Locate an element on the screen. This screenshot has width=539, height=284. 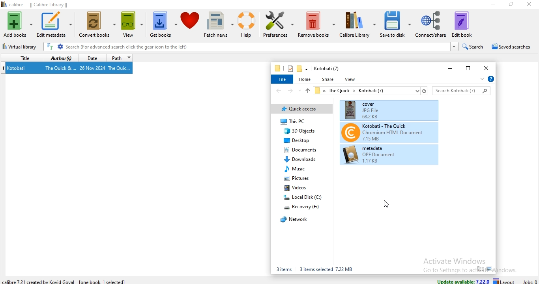
connect/share is located at coordinates (431, 24).